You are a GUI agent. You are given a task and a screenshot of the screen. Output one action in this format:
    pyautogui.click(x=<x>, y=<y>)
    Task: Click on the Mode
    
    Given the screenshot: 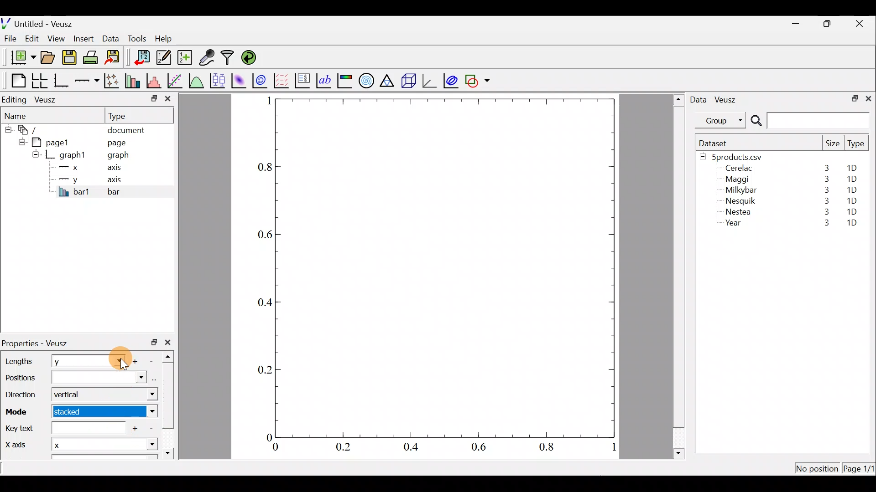 What is the action you would take?
    pyautogui.click(x=19, y=410)
    